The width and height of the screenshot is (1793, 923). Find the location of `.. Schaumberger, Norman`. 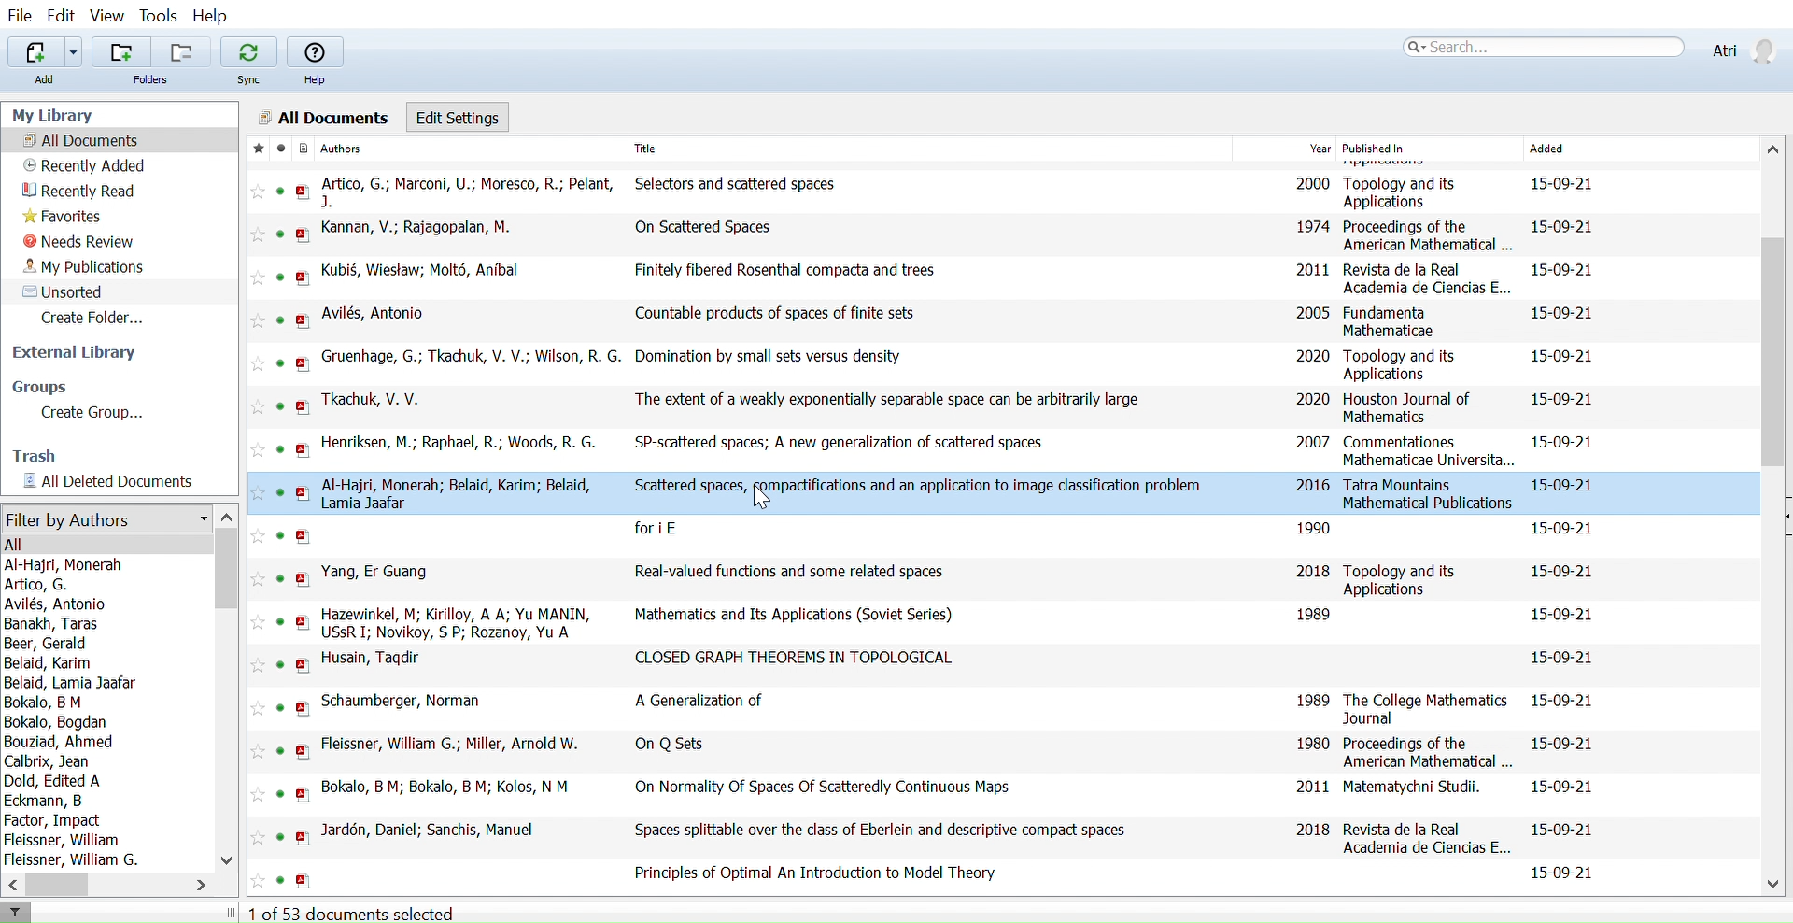

.. Schaumberger, Norman is located at coordinates (410, 700).